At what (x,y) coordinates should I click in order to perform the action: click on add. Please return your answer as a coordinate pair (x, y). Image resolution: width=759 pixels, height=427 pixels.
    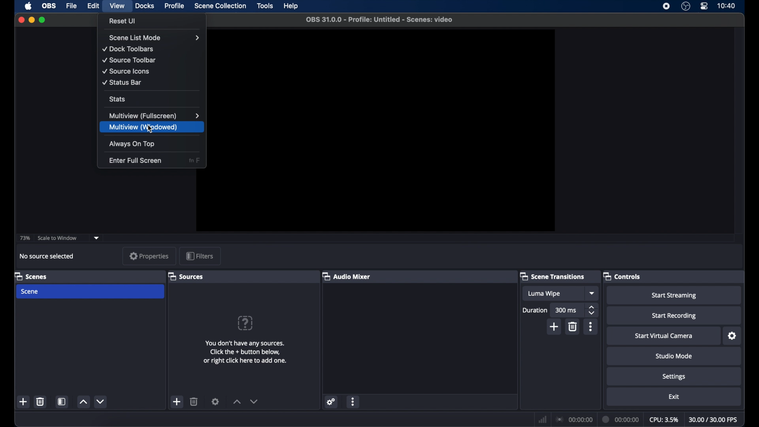
    Looking at the image, I should click on (554, 327).